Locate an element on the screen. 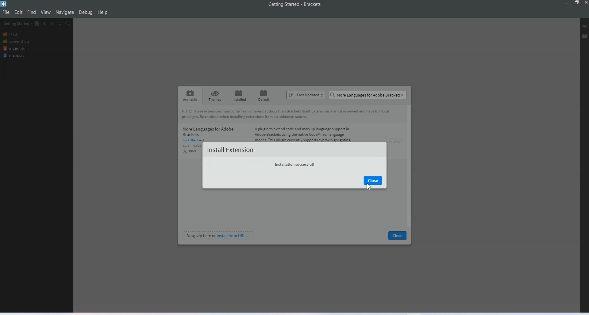 The height and width of the screenshot is (315, 589). Navigate is located at coordinates (65, 12).